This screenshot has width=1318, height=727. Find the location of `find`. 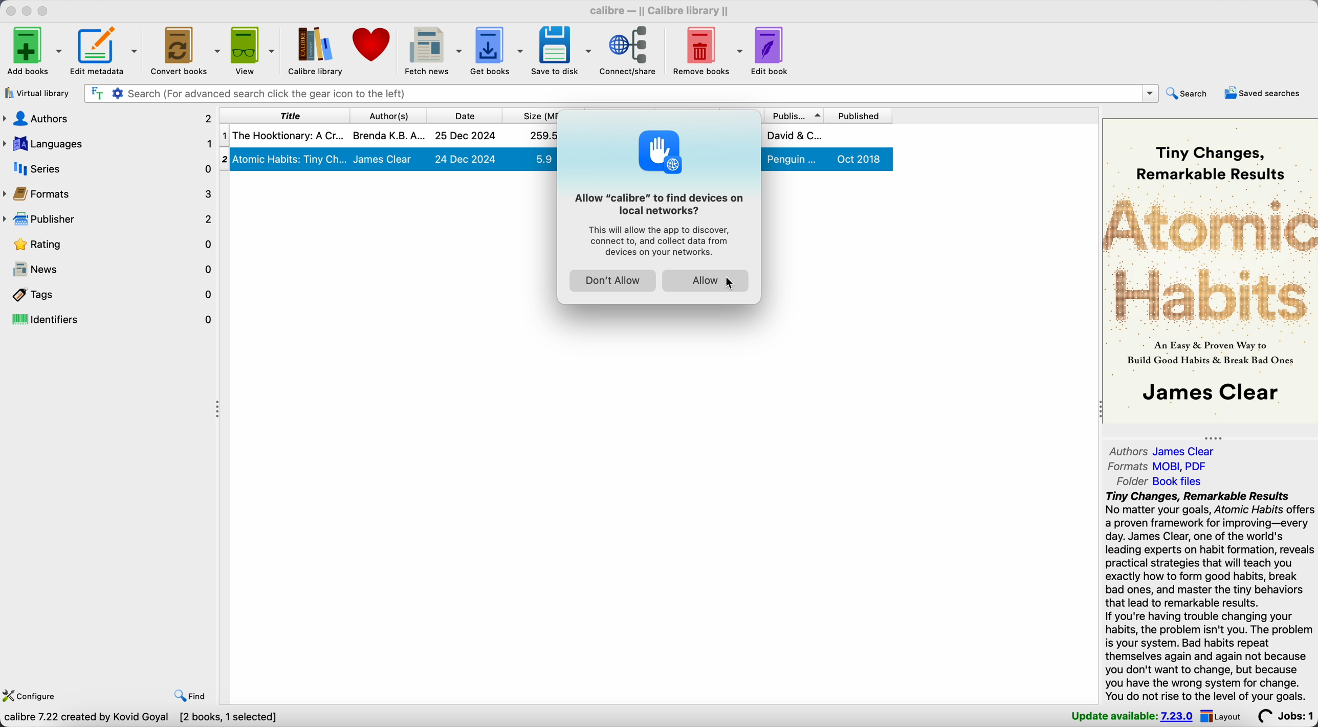

find is located at coordinates (189, 696).